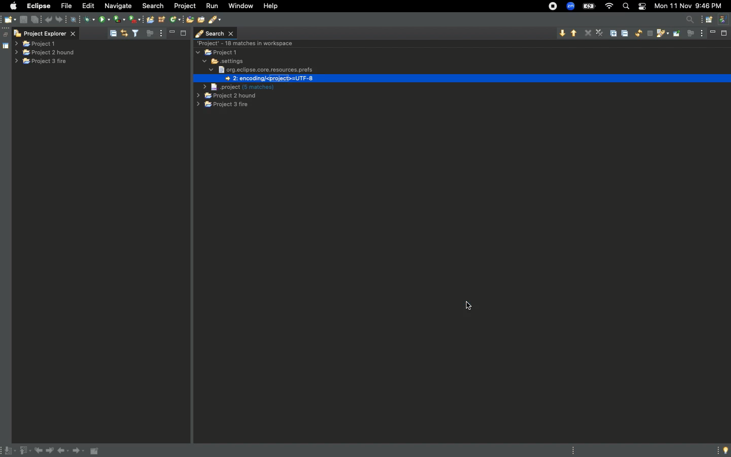 Image resolution: width=731 pixels, height=457 pixels. I want to click on Eclipse, so click(38, 6).